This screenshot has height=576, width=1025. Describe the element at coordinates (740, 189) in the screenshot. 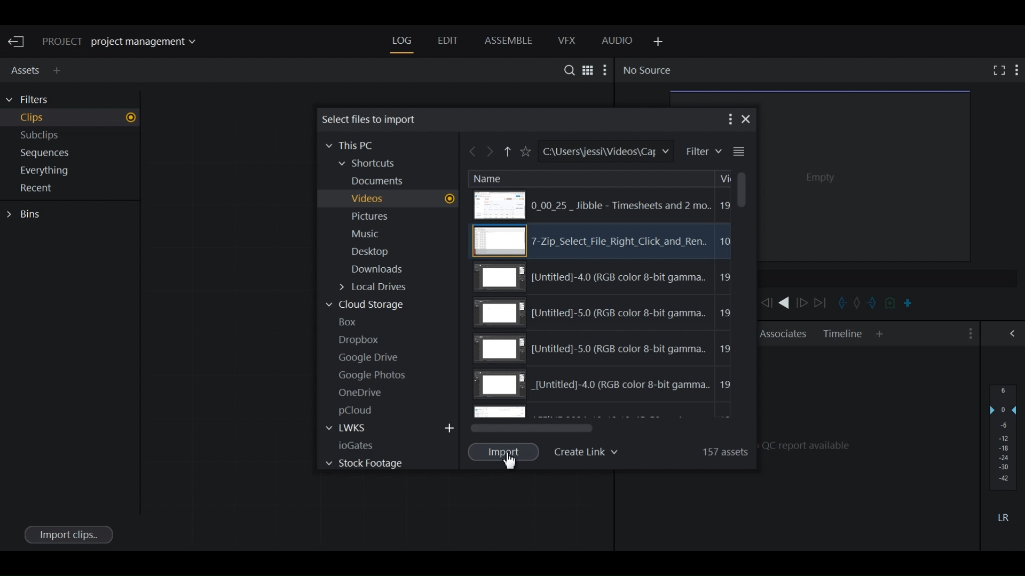

I see `Vertical Scroll bar` at that location.